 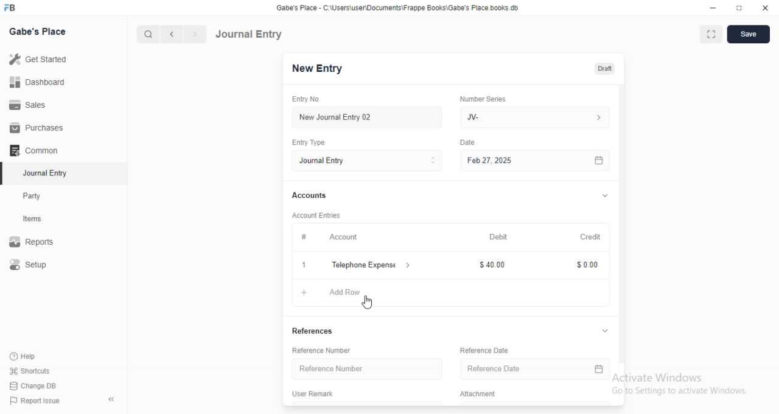 I want to click on ' Shortcuts, so click(x=30, y=370).